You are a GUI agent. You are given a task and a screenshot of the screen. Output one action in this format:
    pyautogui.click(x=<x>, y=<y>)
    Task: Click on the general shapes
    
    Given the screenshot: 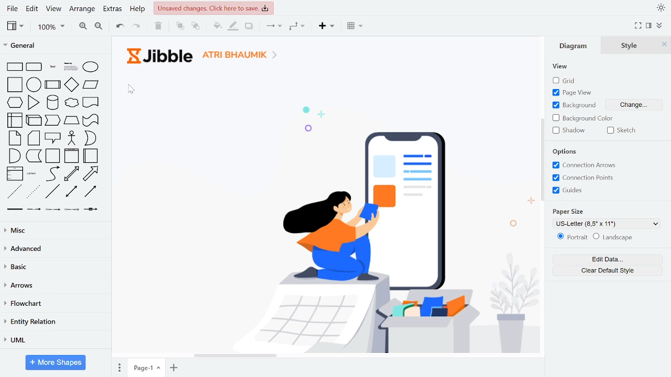 What is the action you would take?
    pyautogui.click(x=70, y=84)
    